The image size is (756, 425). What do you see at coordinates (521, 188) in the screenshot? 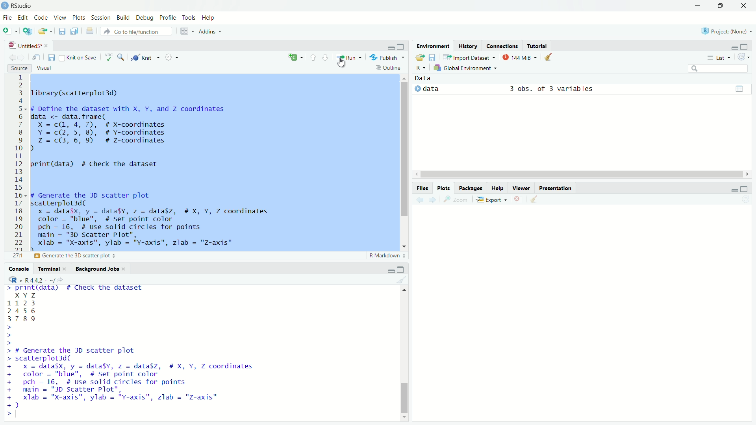
I see `viewer` at bounding box center [521, 188].